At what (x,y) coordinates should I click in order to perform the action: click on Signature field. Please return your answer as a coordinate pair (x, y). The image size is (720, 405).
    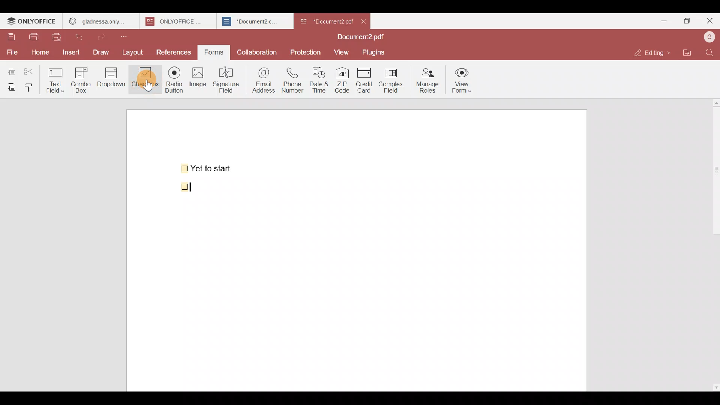
    Looking at the image, I should click on (228, 79).